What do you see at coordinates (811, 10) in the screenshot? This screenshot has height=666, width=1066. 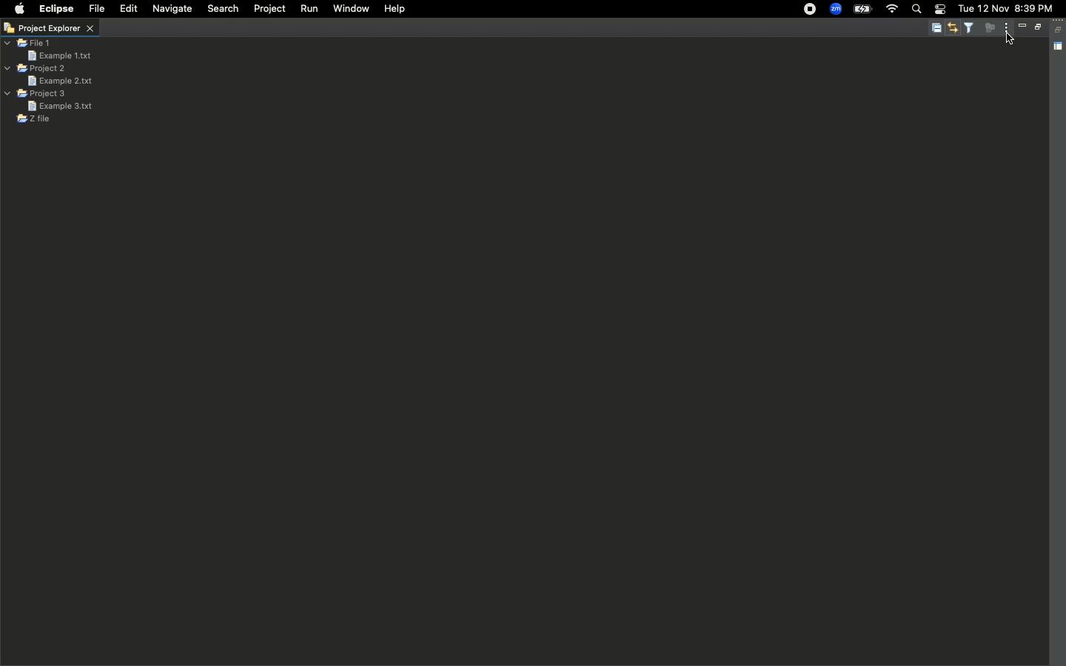 I see `Recording` at bounding box center [811, 10].